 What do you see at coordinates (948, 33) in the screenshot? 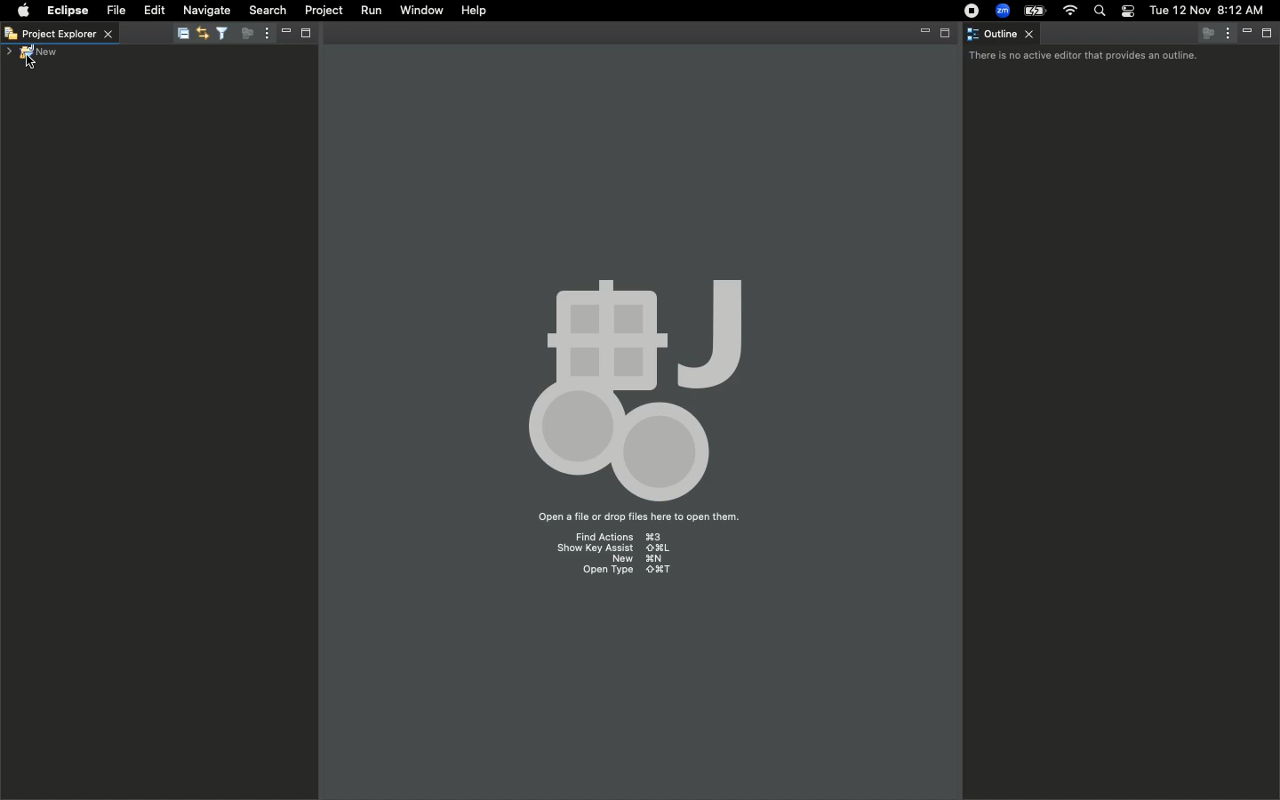
I see `Maximize` at bounding box center [948, 33].